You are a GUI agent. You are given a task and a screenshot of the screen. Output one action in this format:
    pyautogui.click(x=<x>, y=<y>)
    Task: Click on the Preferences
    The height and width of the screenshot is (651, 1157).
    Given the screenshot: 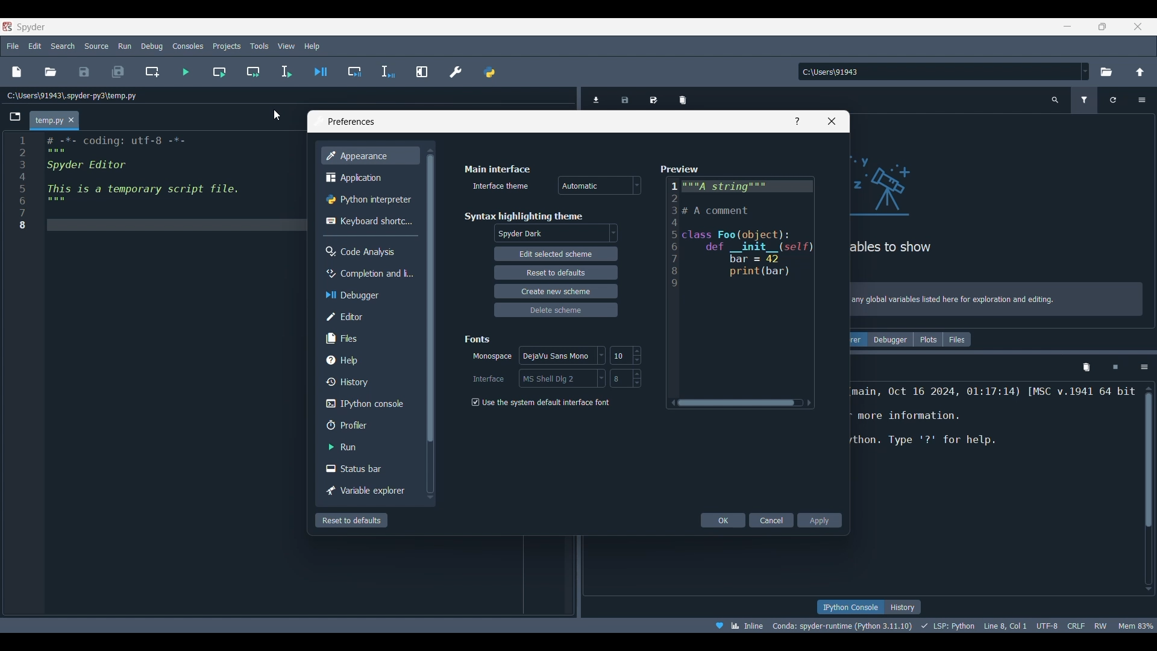 What is the action you would take?
    pyautogui.click(x=349, y=122)
    